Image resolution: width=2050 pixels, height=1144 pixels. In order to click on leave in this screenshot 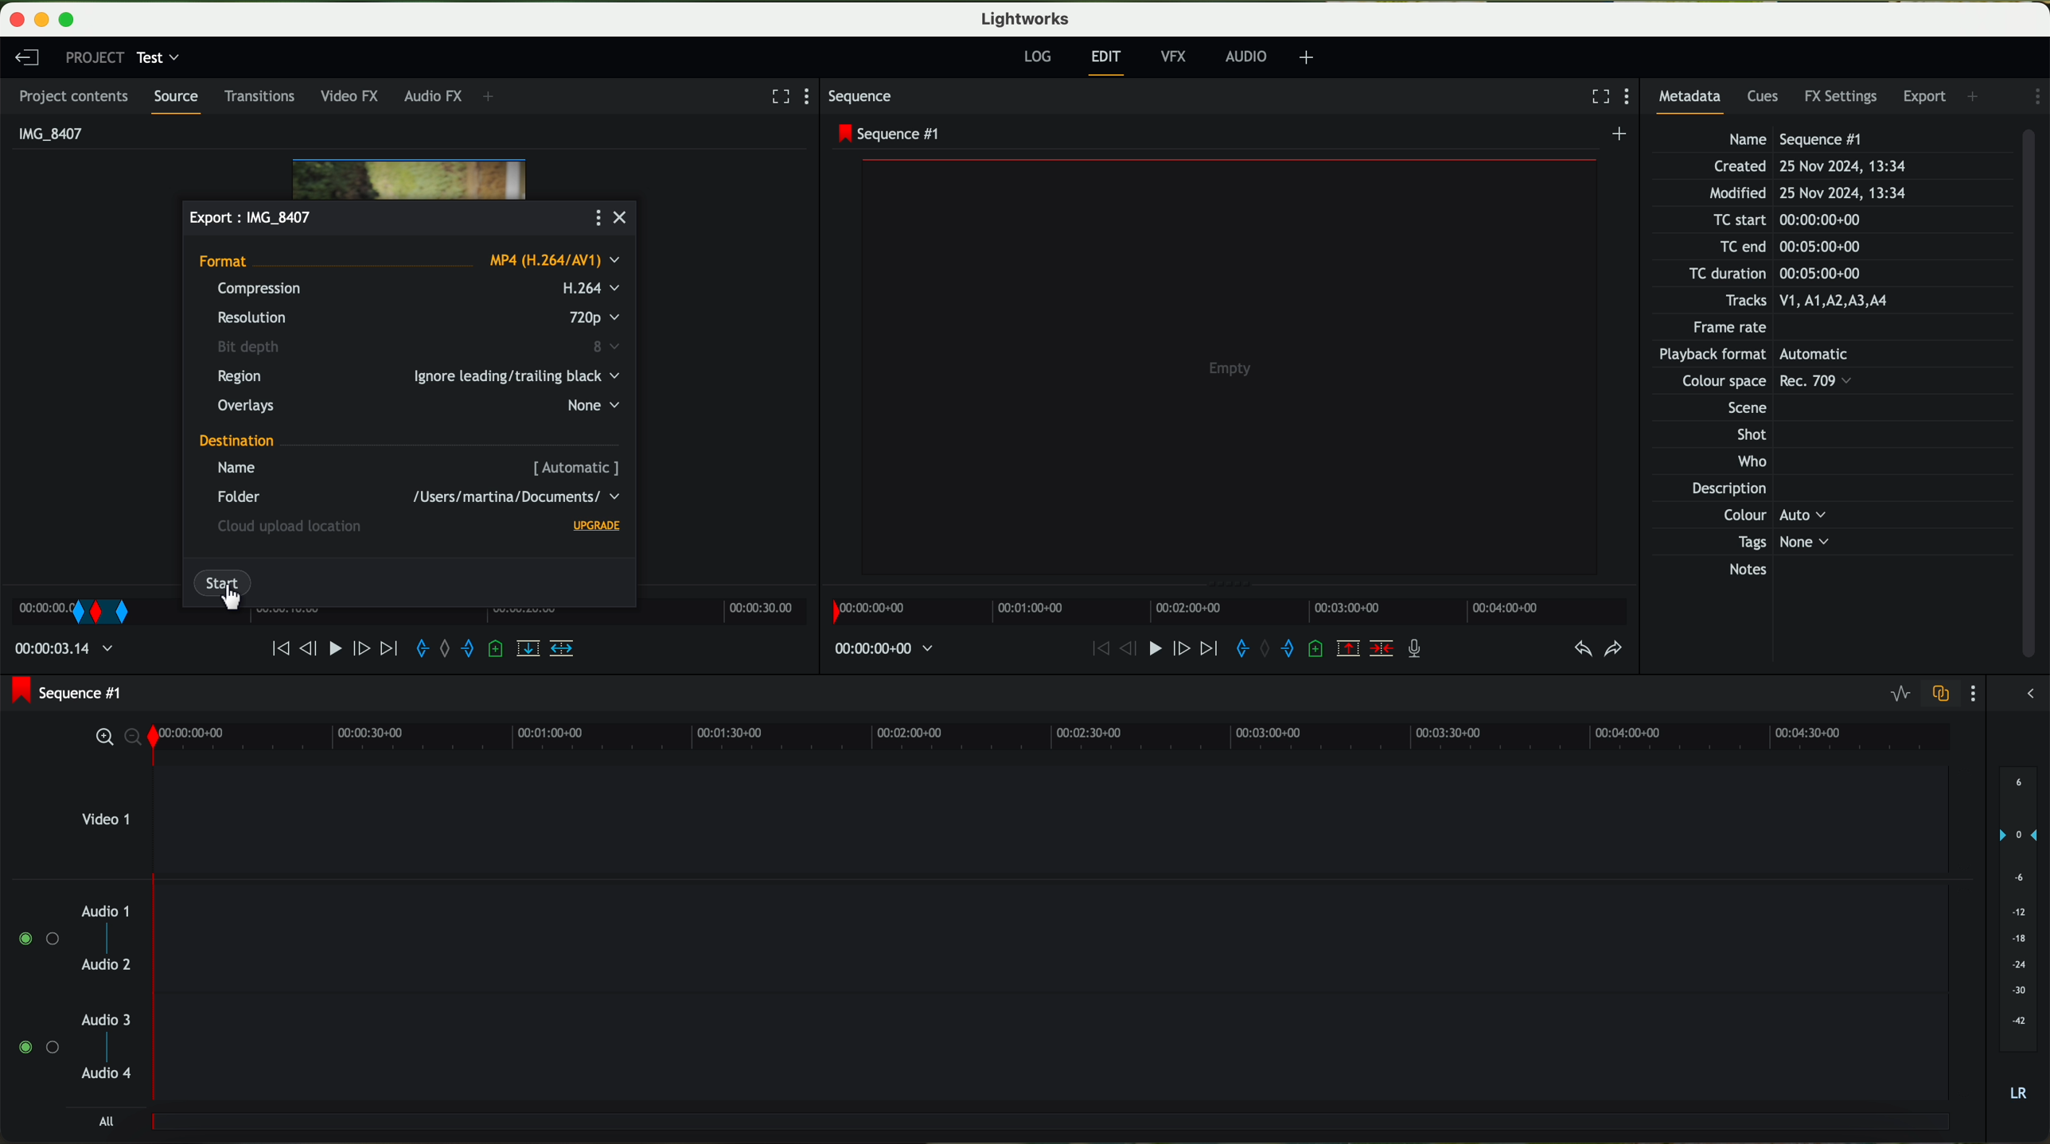, I will do `click(25, 56)`.